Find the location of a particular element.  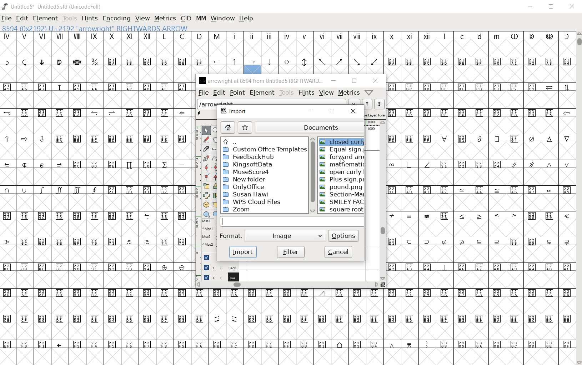

view is located at coordinates (327, 92).